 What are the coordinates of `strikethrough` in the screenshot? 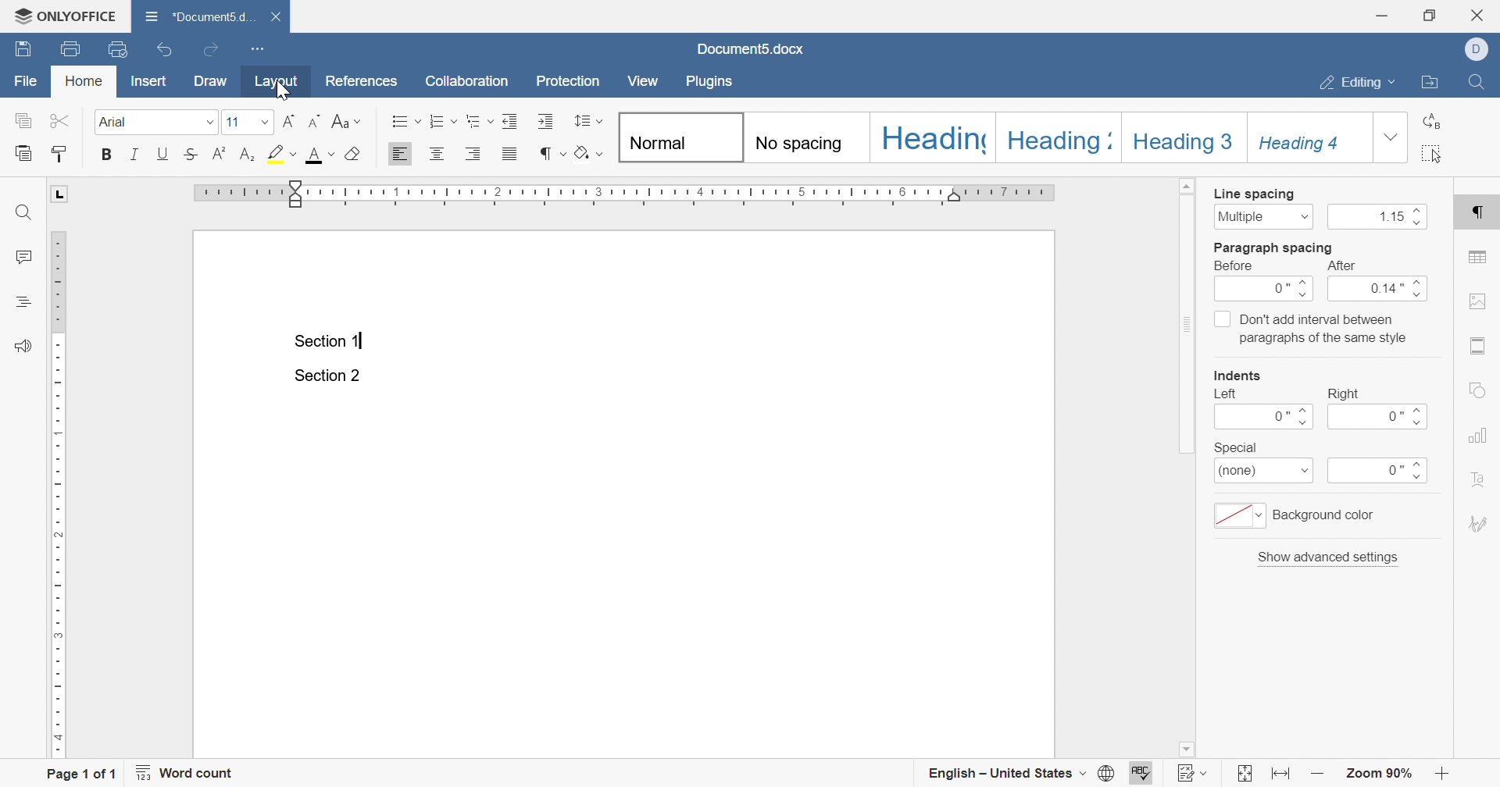 It's located at (192, 153).